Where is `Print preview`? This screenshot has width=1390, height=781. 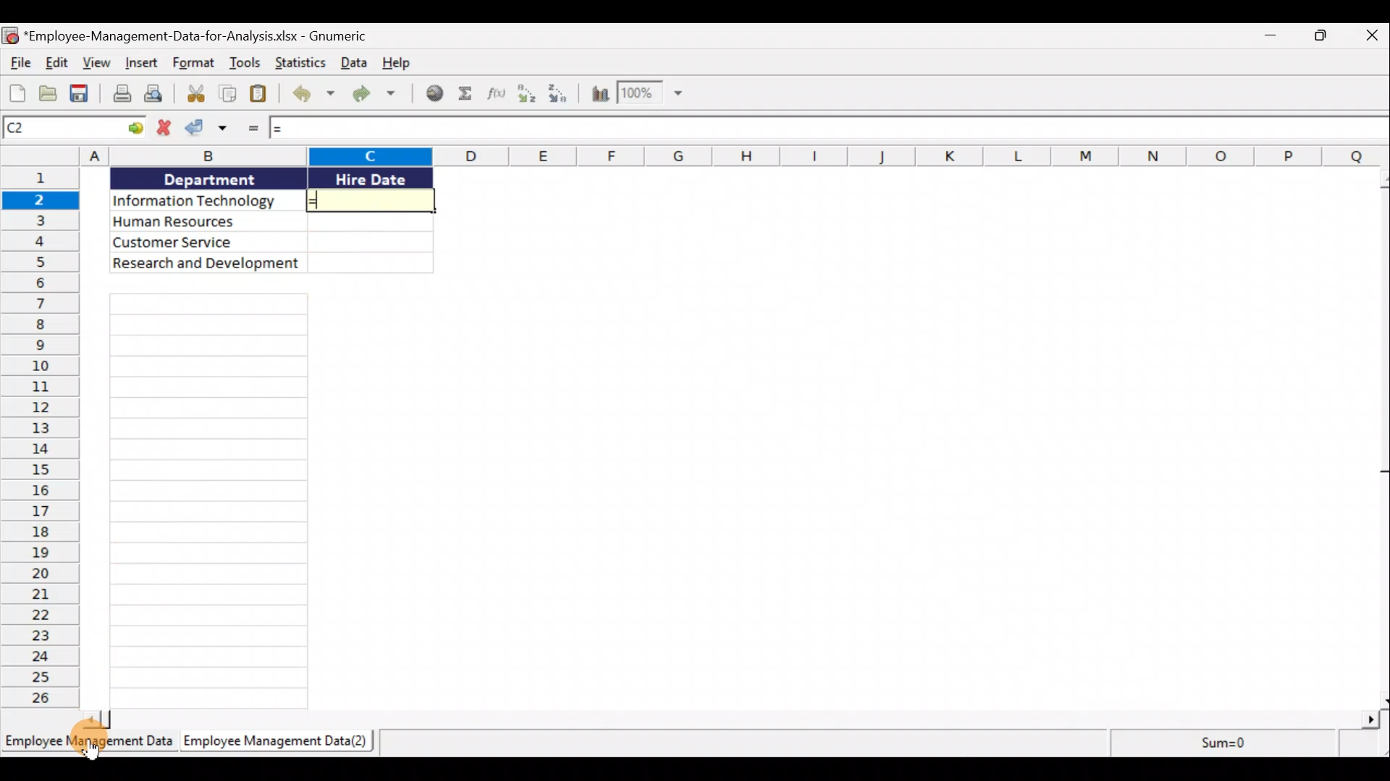
Print preview is located at coordinates (157, 94).